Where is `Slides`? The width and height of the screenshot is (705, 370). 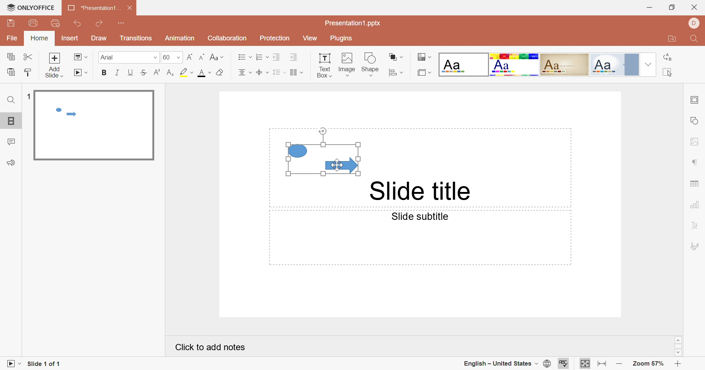 Slides is located at coordinates (10, 120).